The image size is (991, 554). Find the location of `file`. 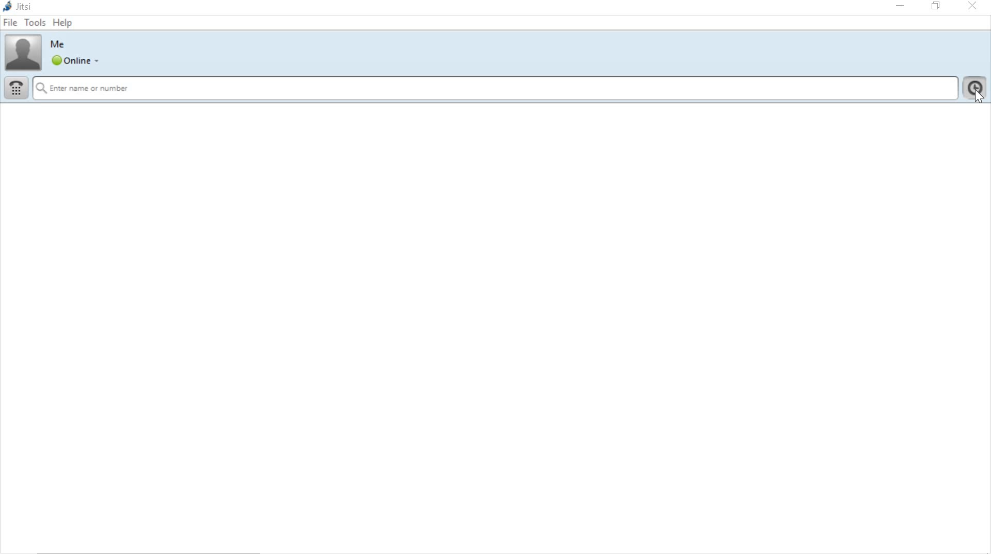

file is located at coordinates (10, 23).